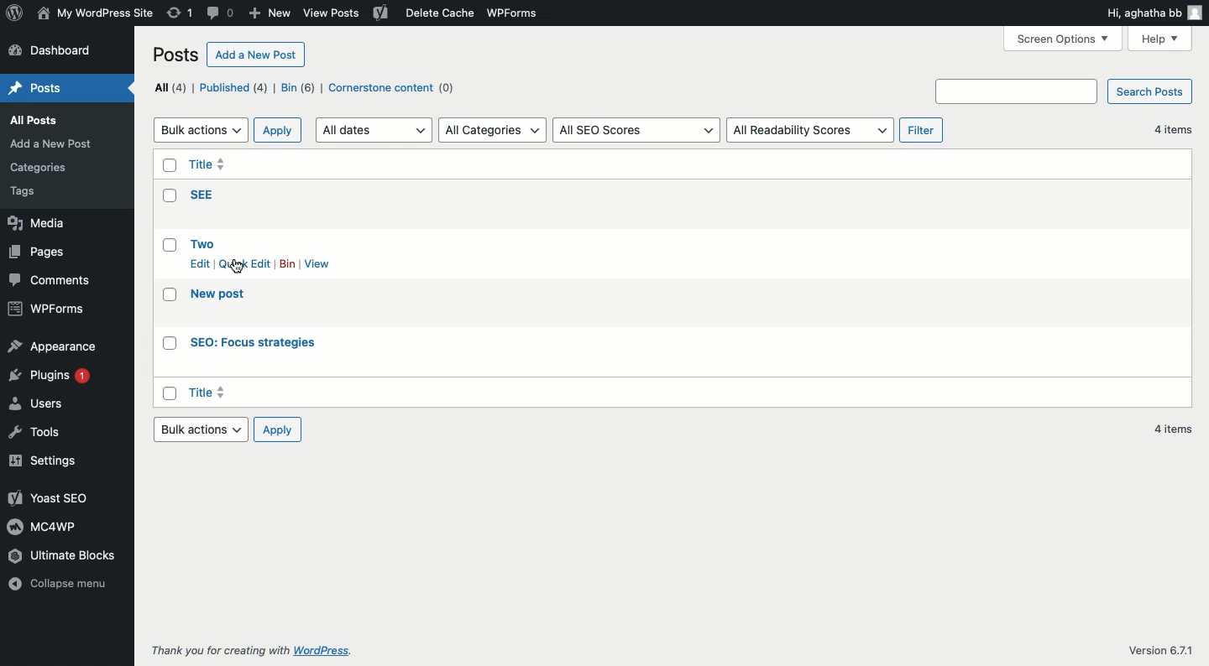 This screenshot has width=1209, height=666. What do you see at coordinates (1162, 38) in the screenshot?
I see `Help` at bounding box center [1162, 38].